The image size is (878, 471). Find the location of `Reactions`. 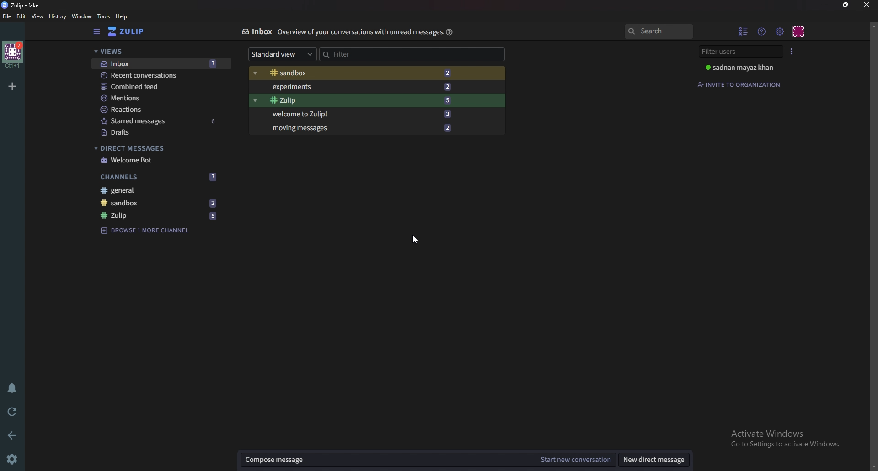

Reactions is located at coordinates (159, 109).